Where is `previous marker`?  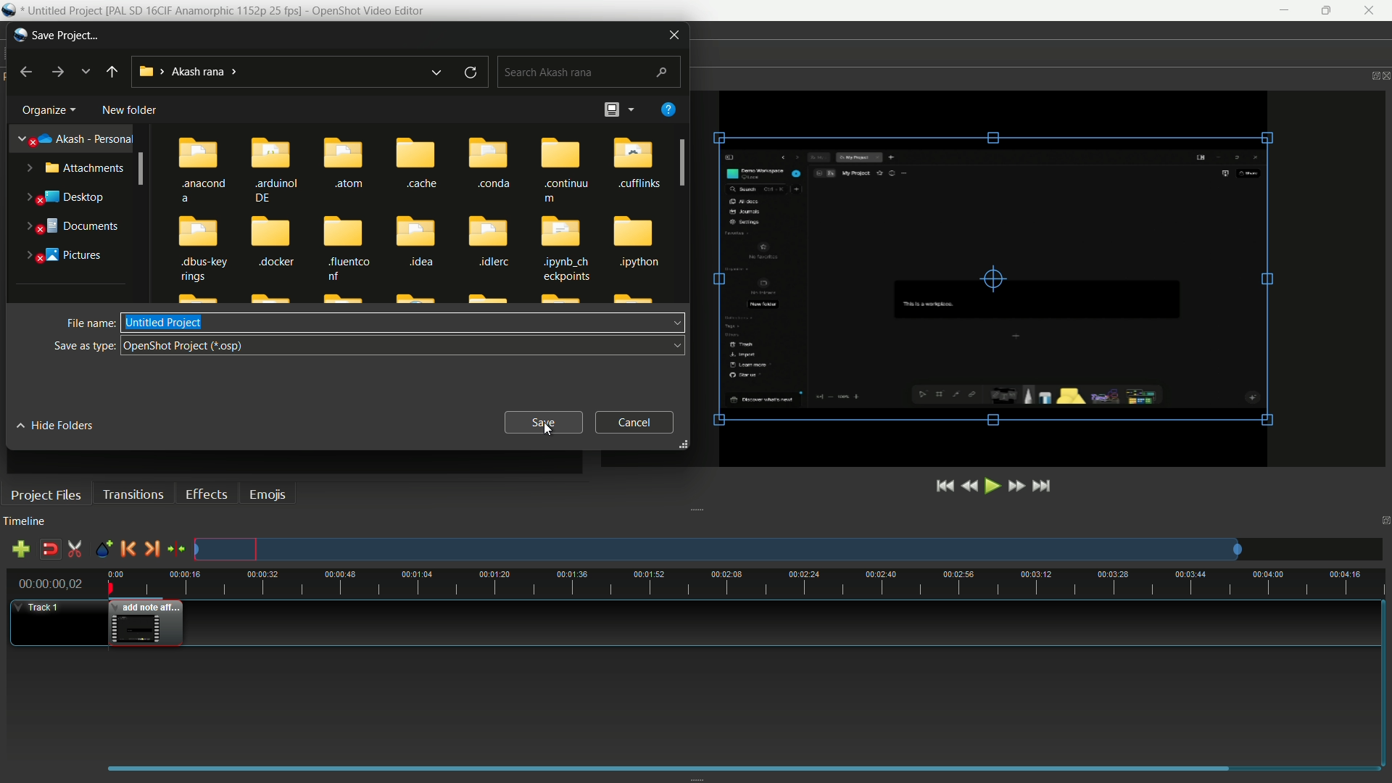
previous marker is located at coordinates (125, 550).